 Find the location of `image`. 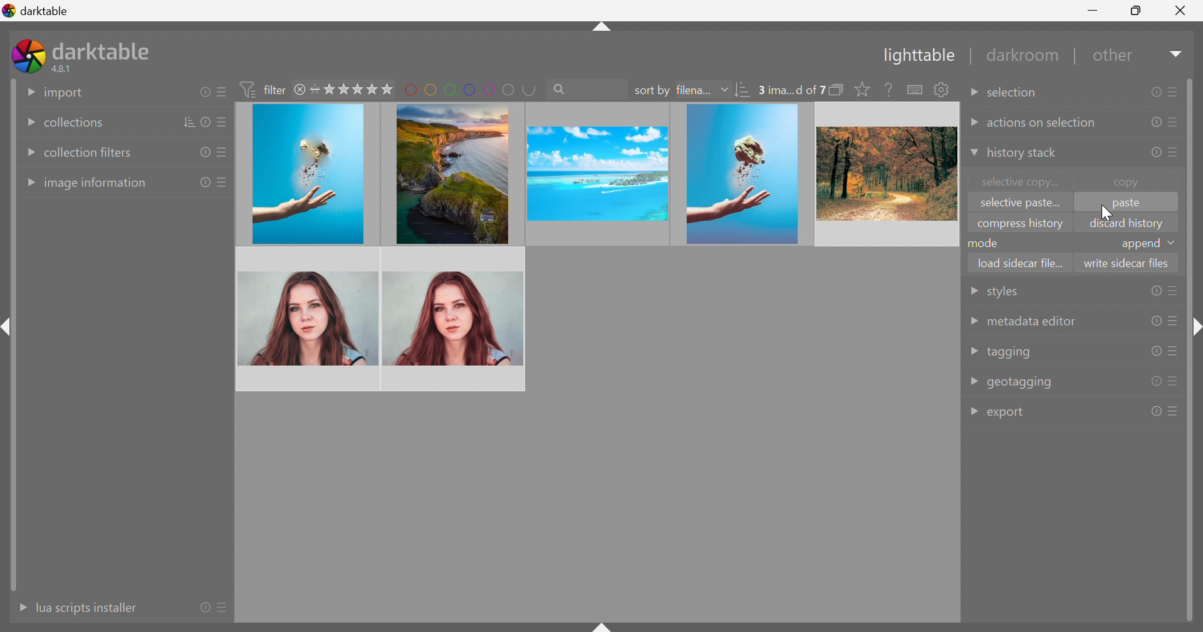

image is located at coordinates (595, 174).